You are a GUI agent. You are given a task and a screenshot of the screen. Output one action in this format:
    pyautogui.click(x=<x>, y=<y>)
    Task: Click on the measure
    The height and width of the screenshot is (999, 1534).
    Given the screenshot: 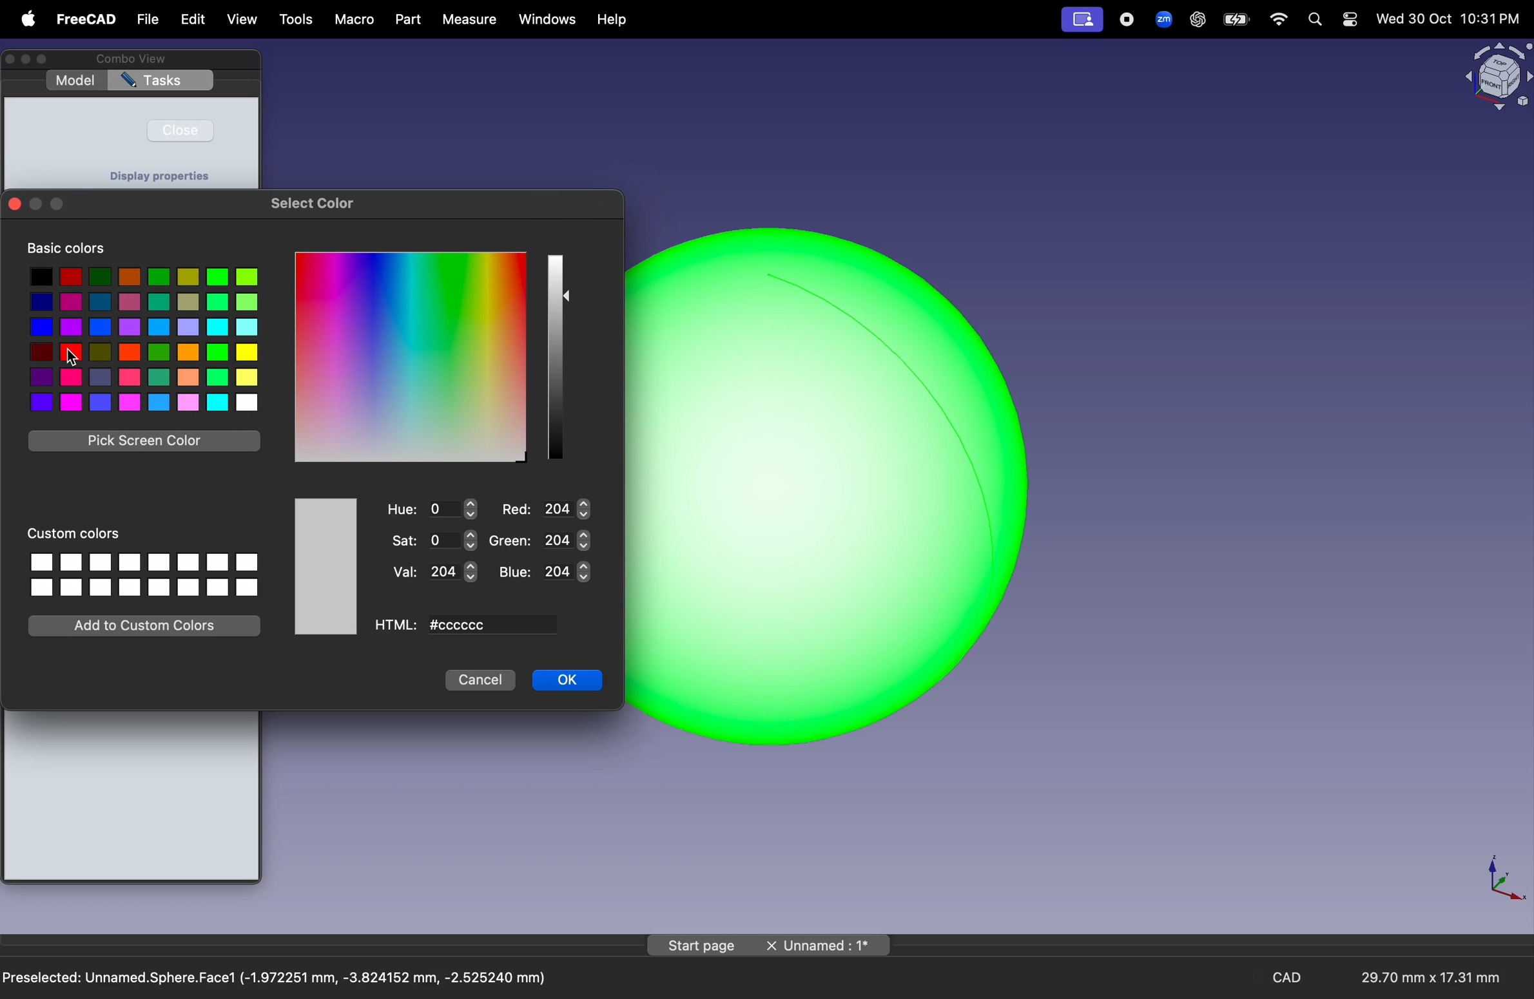 What is the action you would take?
    pyautogui.click(x=467, y=19)
    